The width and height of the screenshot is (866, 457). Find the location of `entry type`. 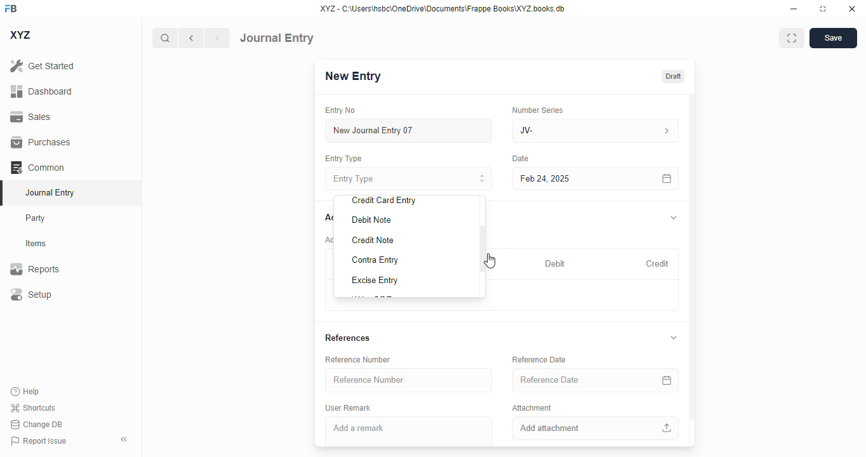

entry type is located at coordinates (408, 178).